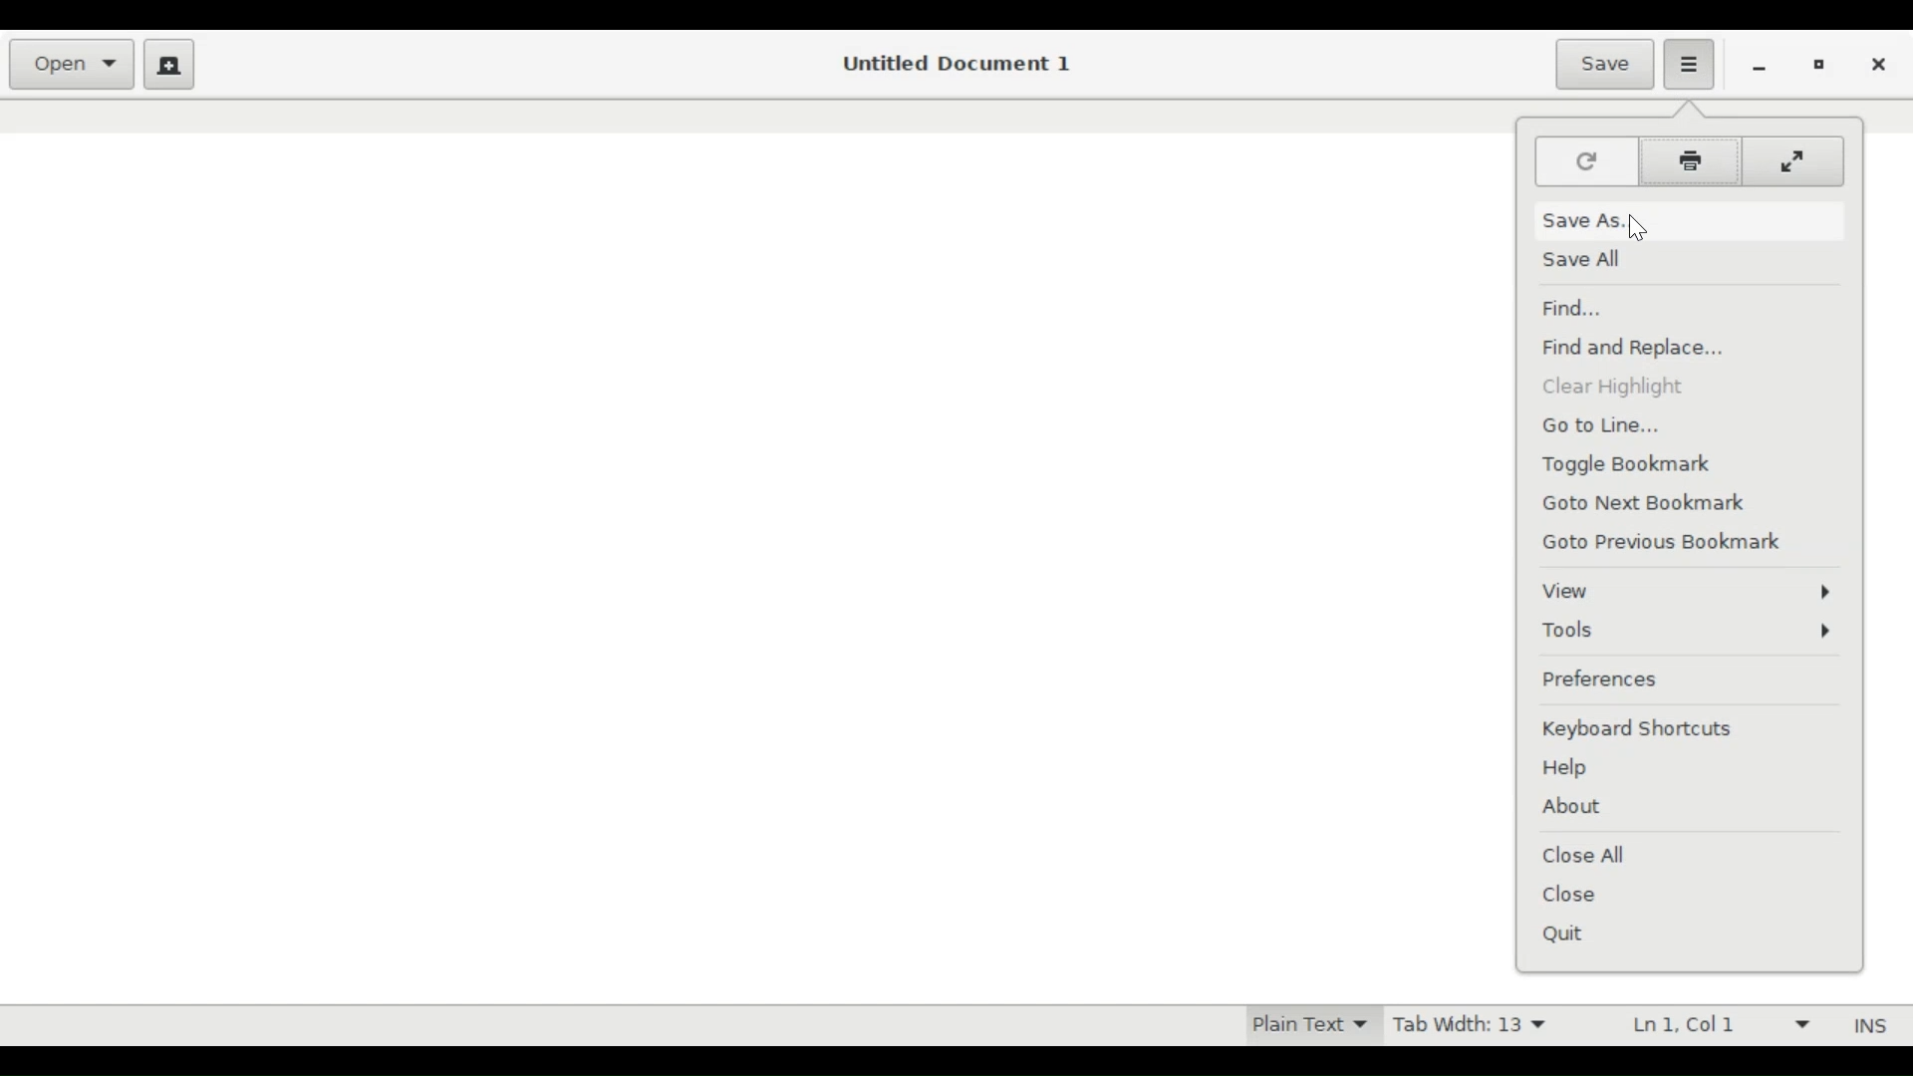 Image resolution: width=1913 pixels, height=1076 pixels. I want to click on Help, so click(1570, 767).